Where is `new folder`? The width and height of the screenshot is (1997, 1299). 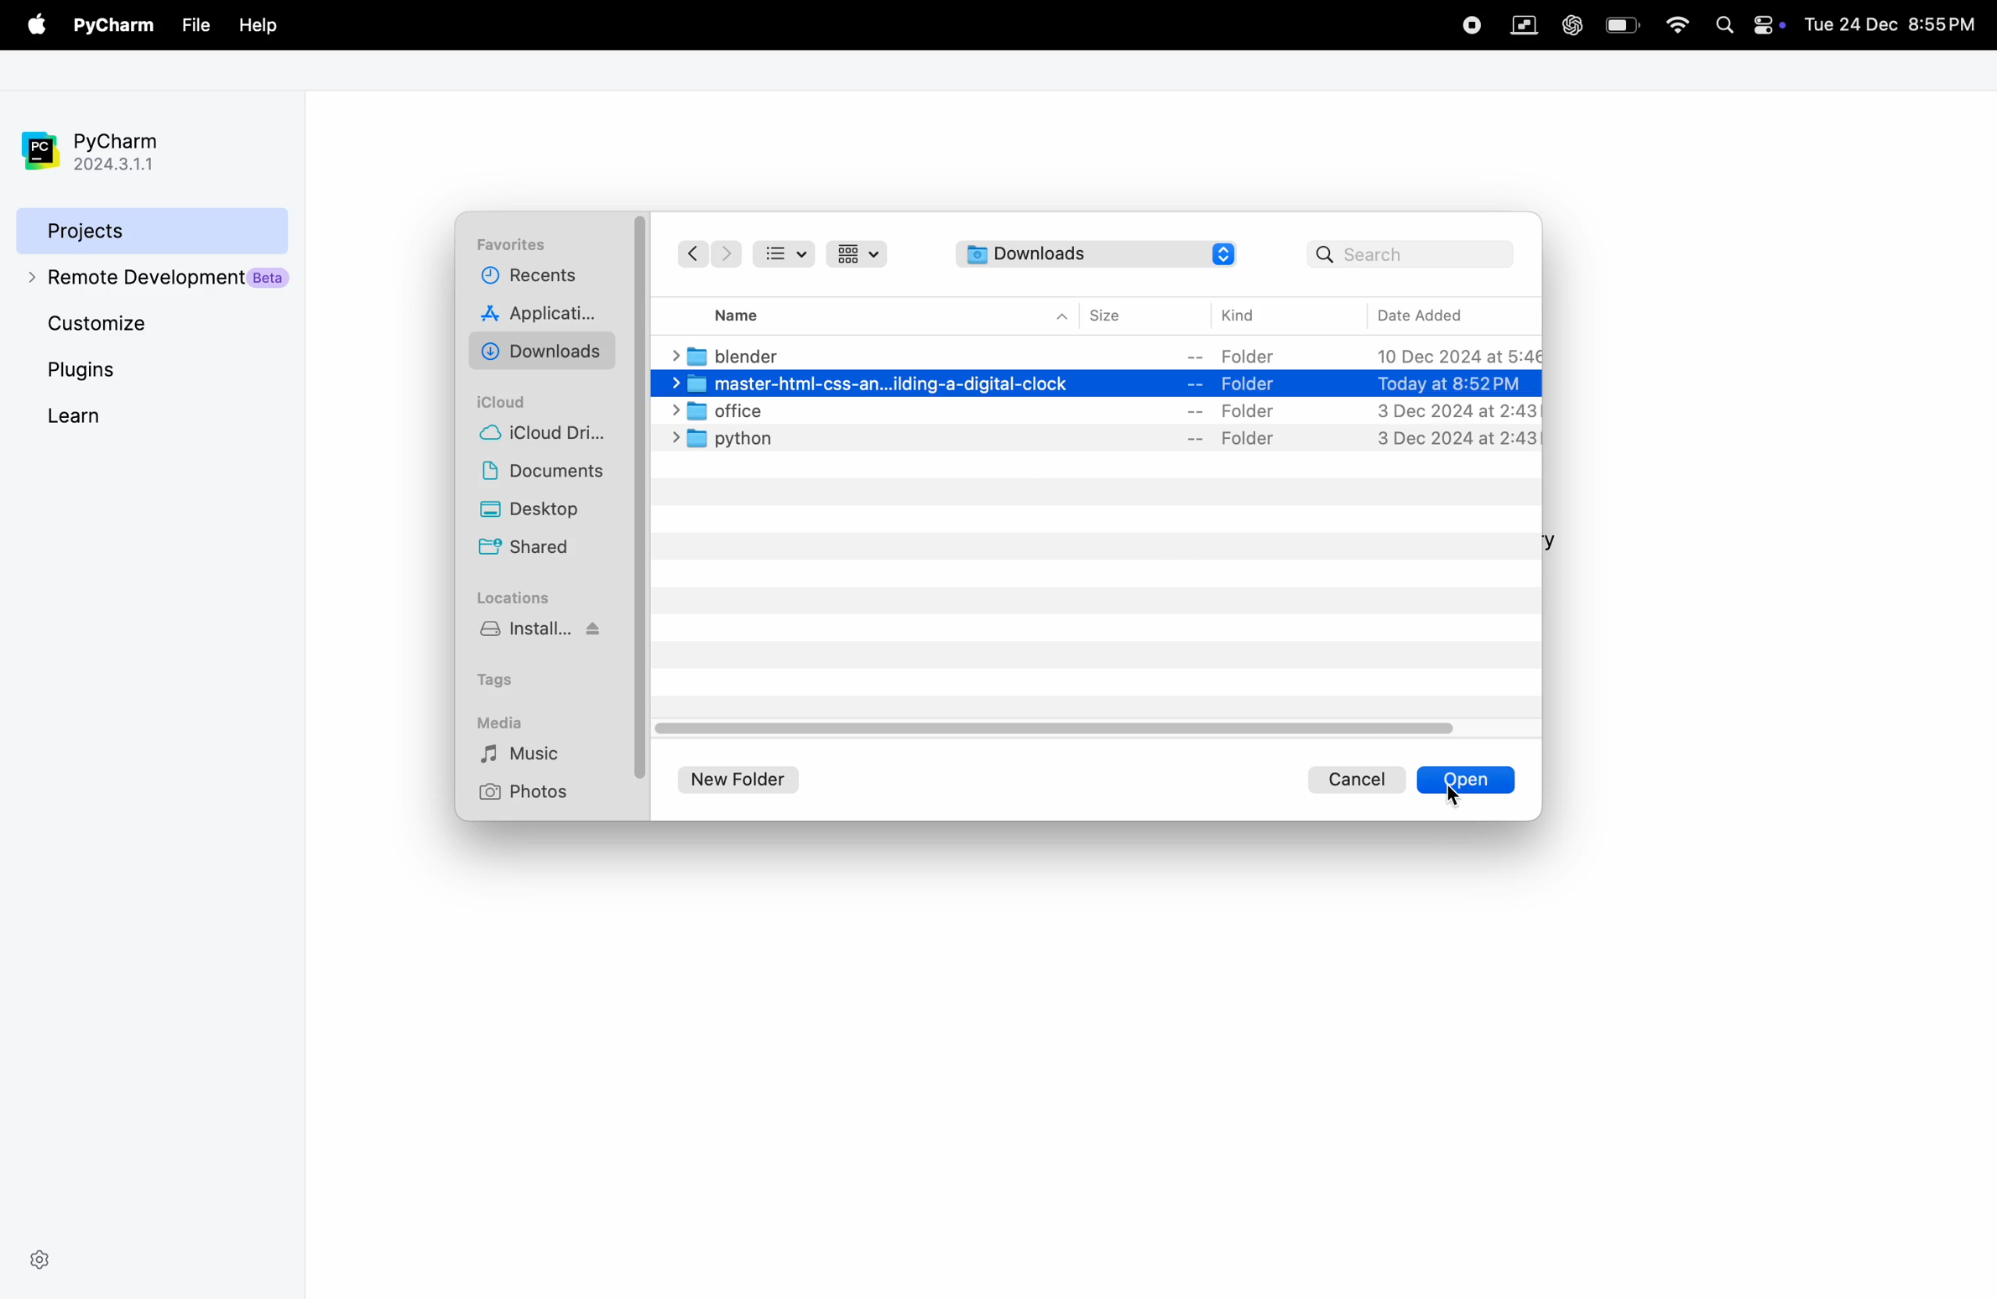 new folder is located at coordinates (747, 776).